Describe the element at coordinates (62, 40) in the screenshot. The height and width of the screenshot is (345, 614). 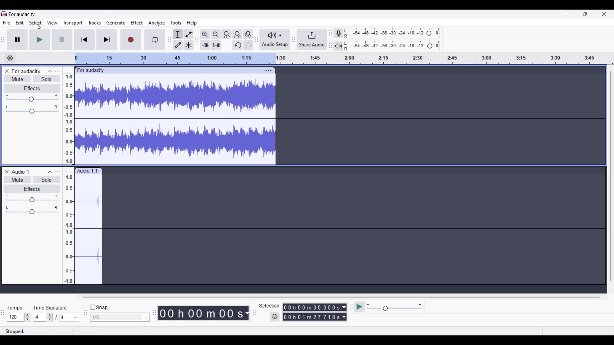
I see `Stop` at that location.